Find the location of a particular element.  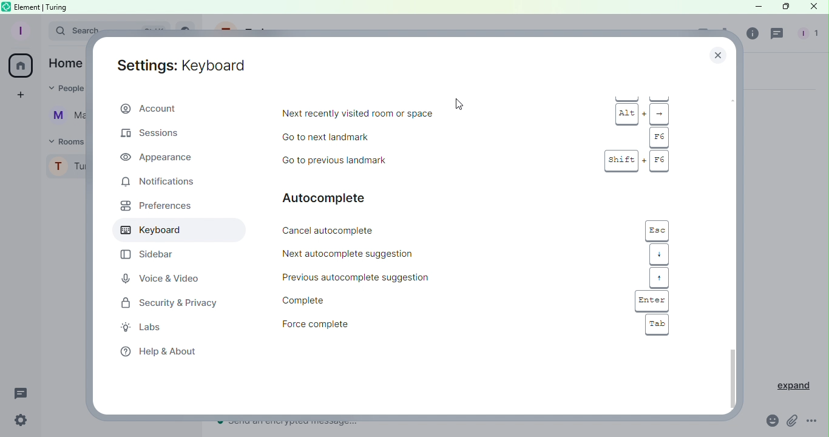

Rooms is located at coordinates (61, 141).